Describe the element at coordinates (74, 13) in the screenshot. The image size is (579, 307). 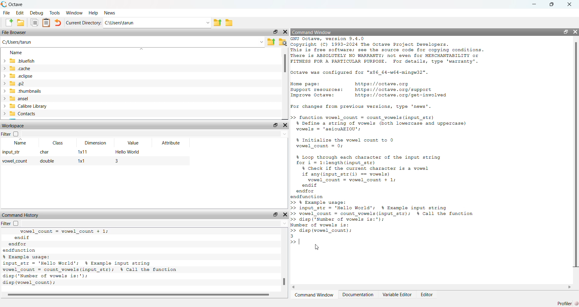
I see `Window` at that location.